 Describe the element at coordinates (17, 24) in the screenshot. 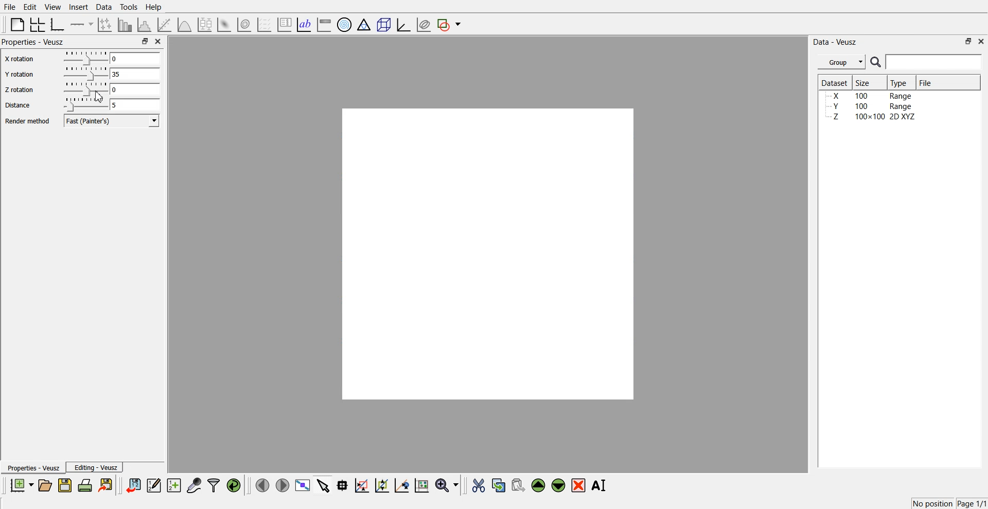

I see `Blank page` at that location.